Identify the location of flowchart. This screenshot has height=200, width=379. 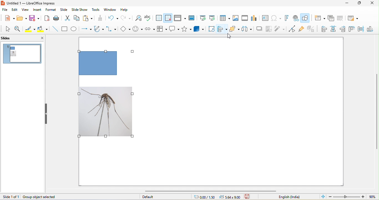
(162, 29).